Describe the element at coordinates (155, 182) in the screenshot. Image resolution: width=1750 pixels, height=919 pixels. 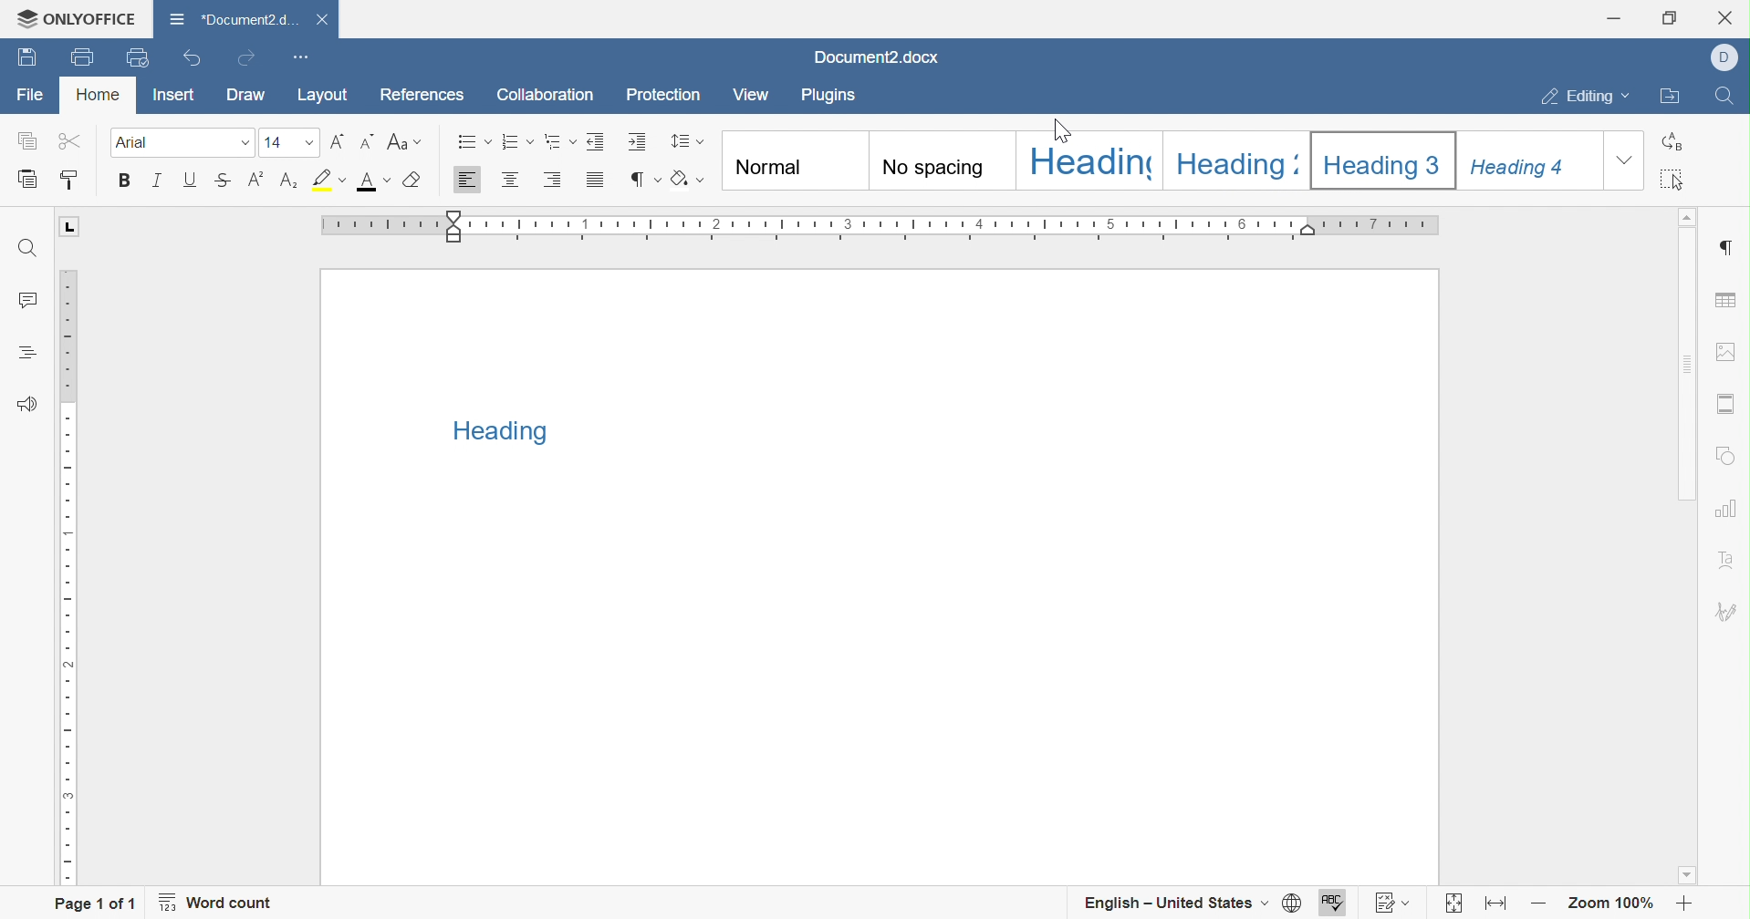
I see `Italic` at that location.